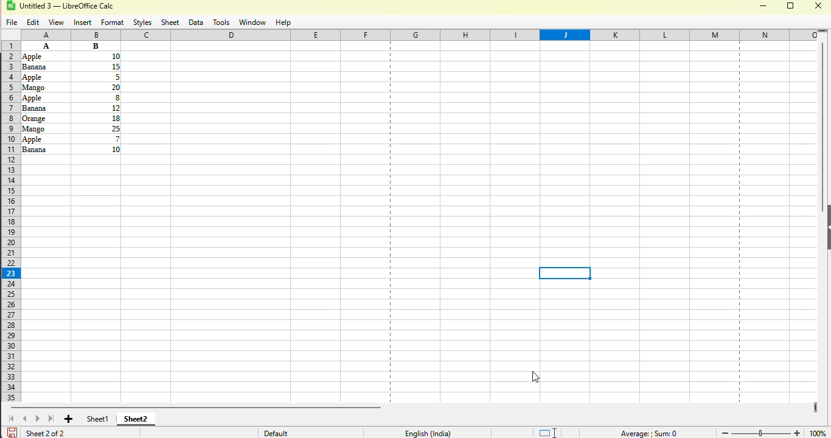 The width and height of the screenshot is (831, 438). Describe the element at coordinates (45, 118) in the screenshot. I see `` at that location.